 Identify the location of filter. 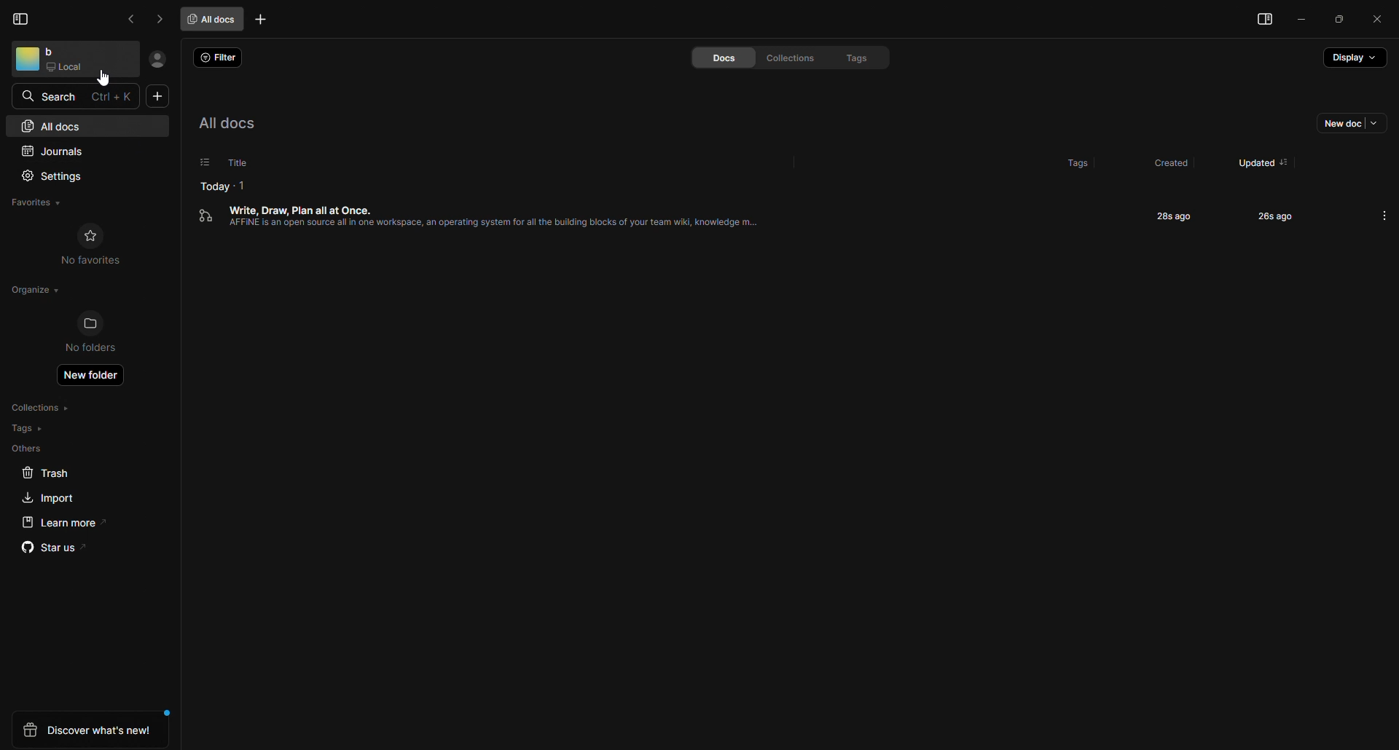
(220, 58).